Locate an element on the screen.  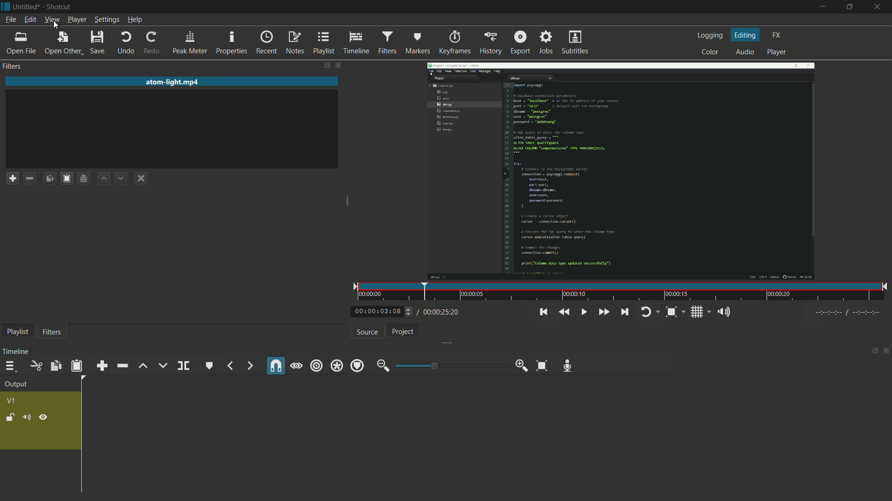
scrub while dragging is located at coordinates (296, 366).